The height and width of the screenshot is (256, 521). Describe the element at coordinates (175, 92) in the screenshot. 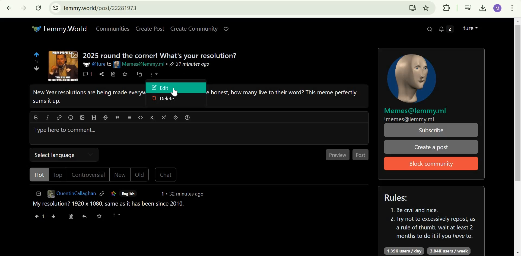

I see `cursor` at that location.